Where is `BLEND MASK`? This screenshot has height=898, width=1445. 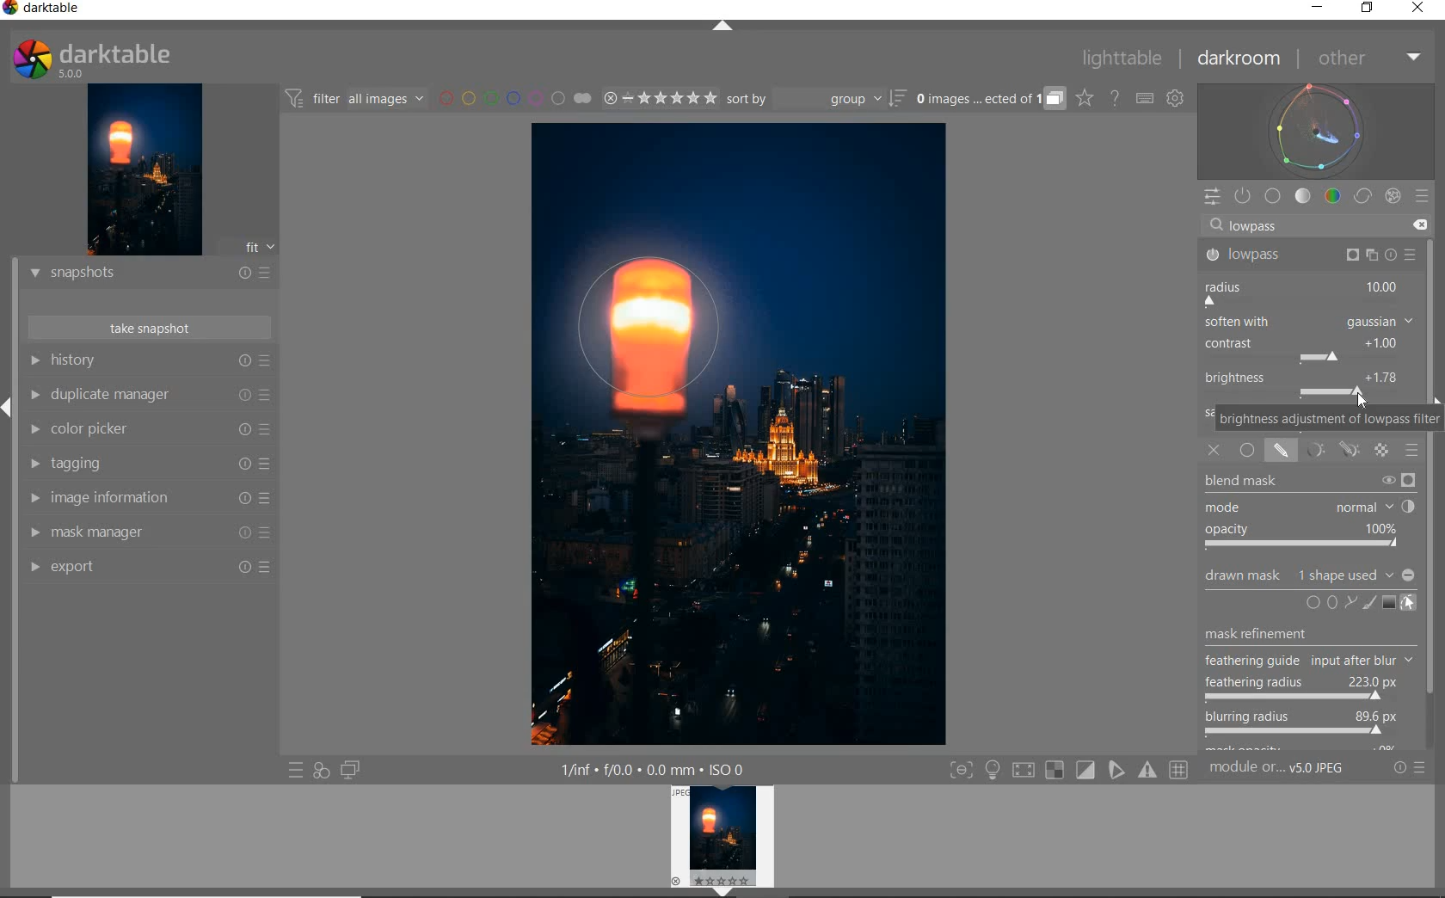 BLEND MASK is located at coordinates (1309, 511).